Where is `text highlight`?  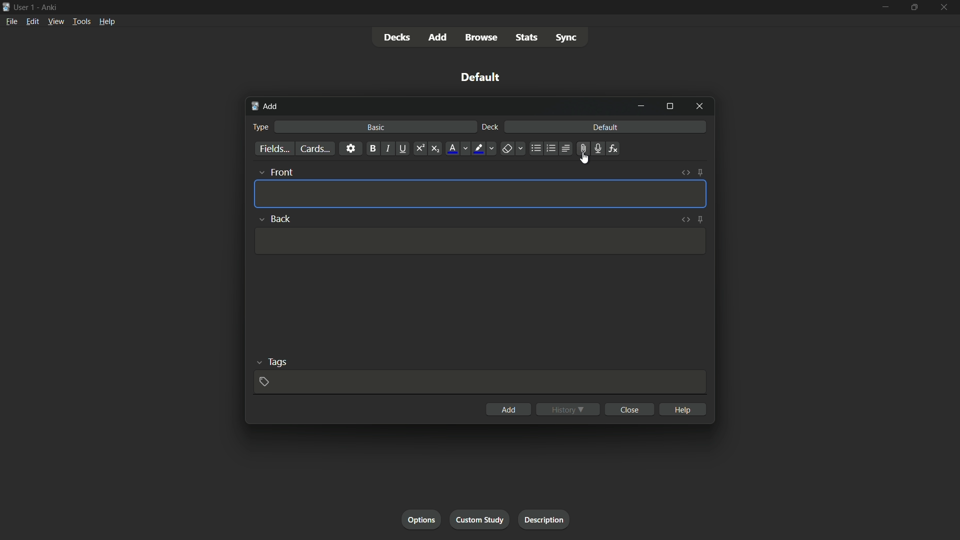
text highlight is located at coordinates (484, 148).